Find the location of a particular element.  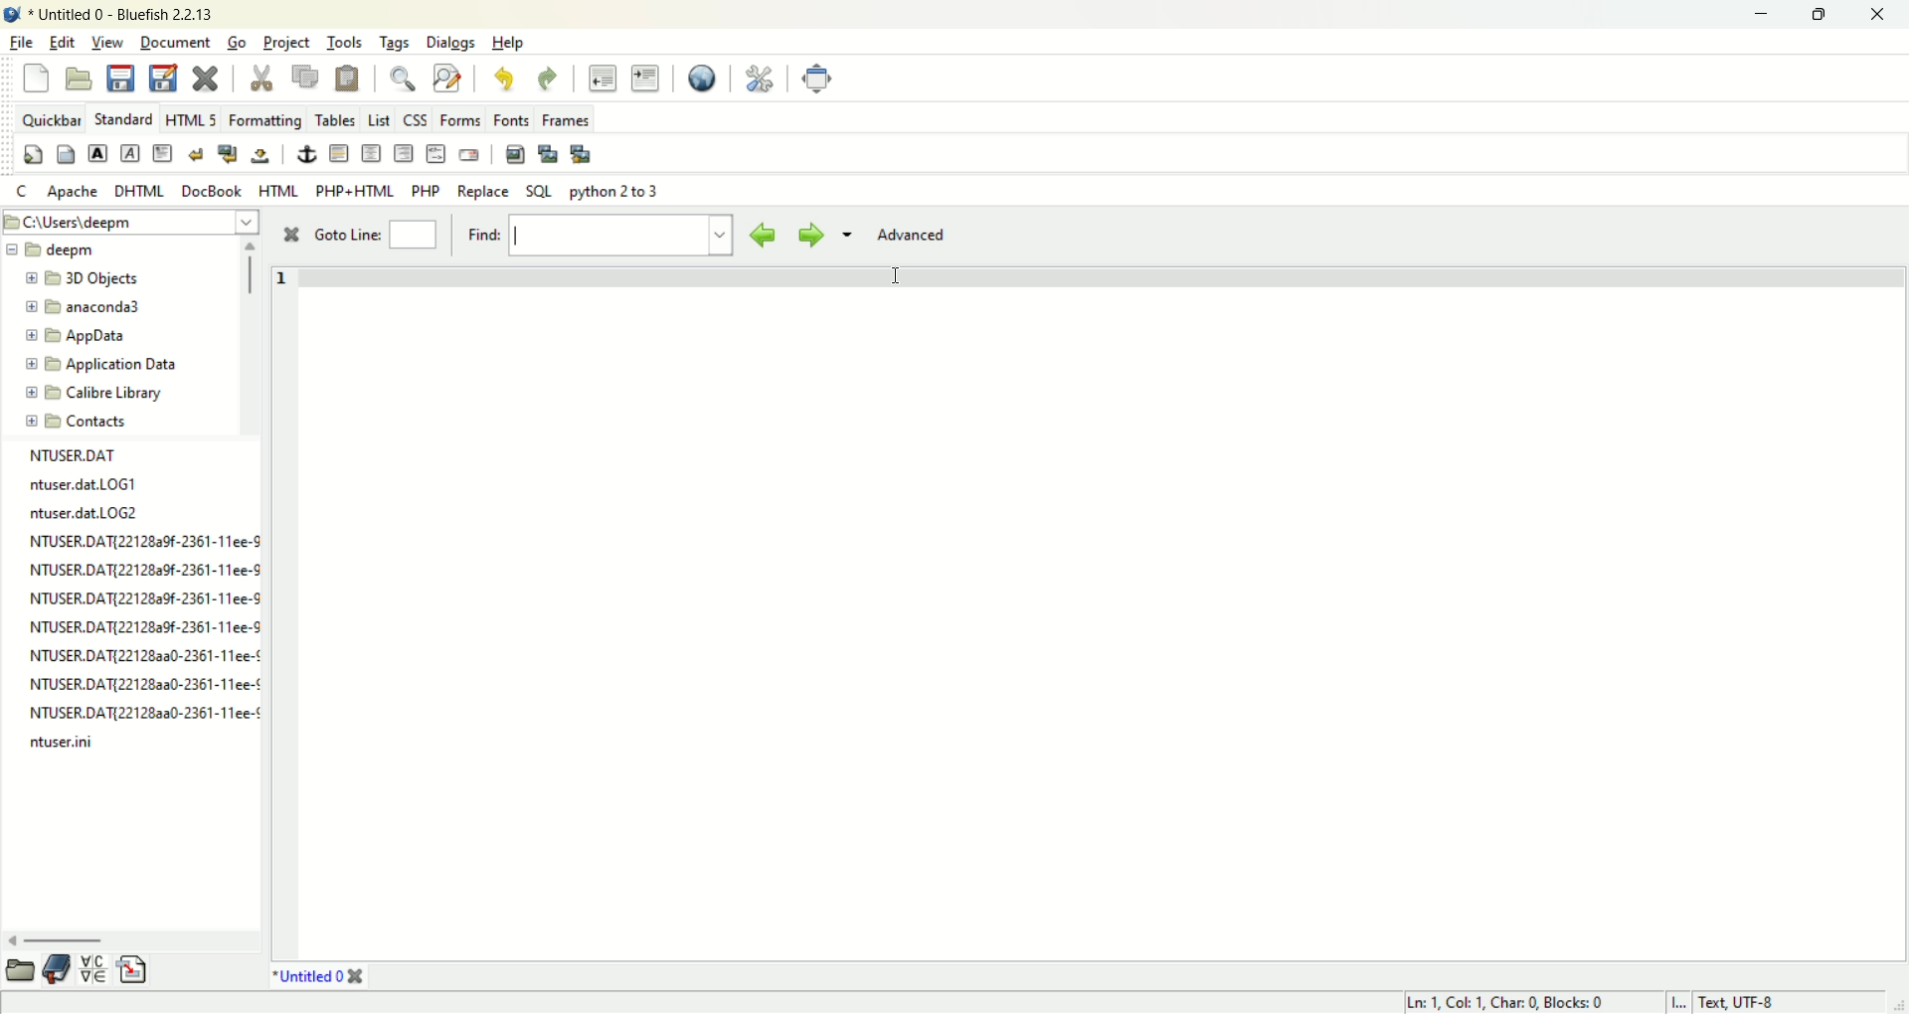

save current file is located at coordinates (121, 77).